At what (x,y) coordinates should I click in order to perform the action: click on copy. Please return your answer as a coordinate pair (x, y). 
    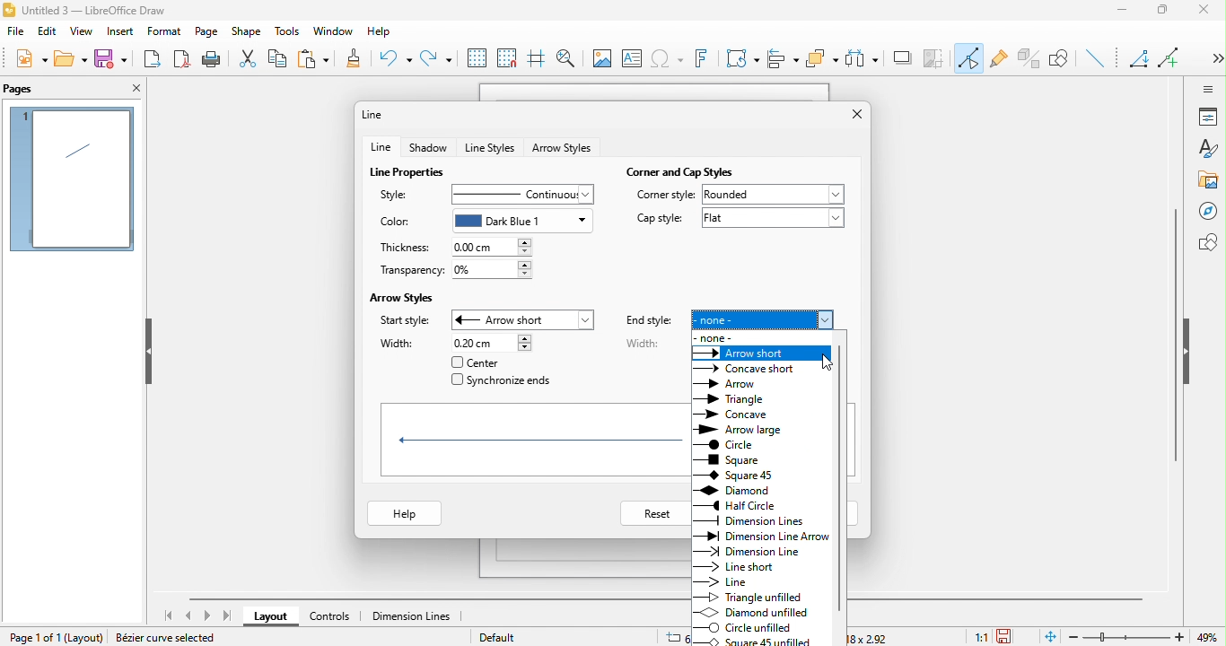
    Looking at the image, I should click on (282, 57).